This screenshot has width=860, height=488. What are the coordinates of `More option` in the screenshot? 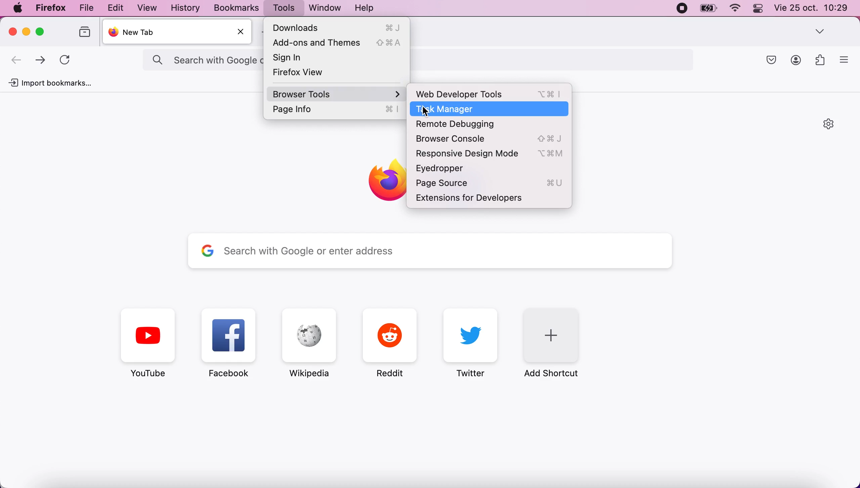 It's located at (845, 59).